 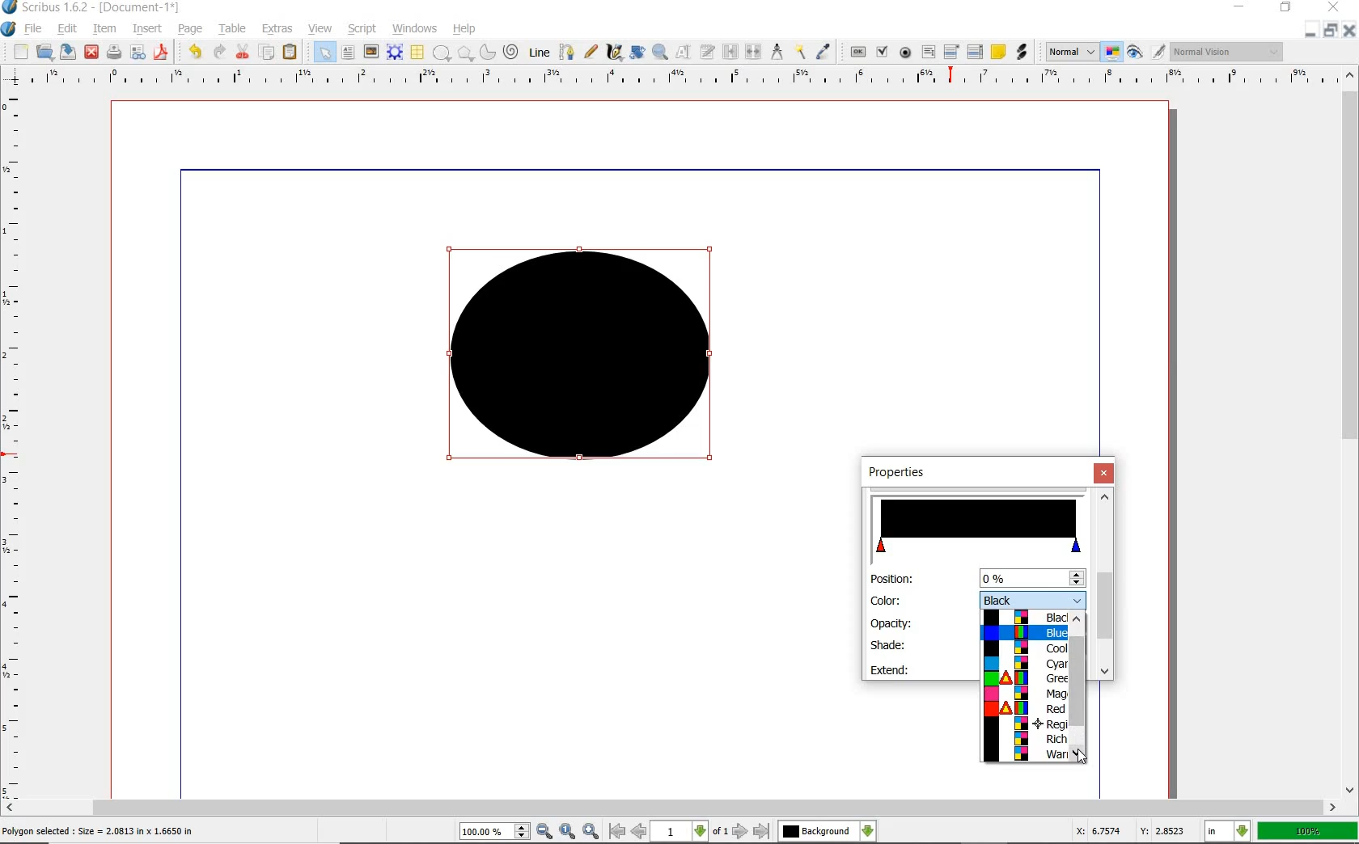 I want to click on ITEM, so click(x=105, y=27).